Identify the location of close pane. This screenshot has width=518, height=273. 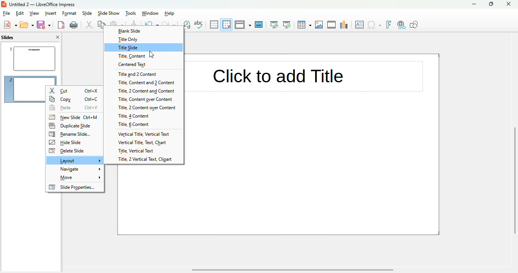
(58, 37).